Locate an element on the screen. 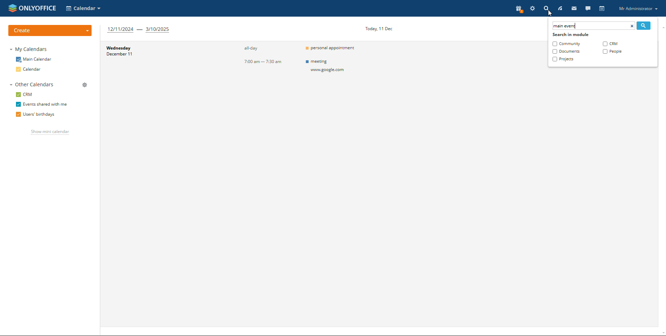 The width and height of the screenshot is (666, 336). calendar is located at coordinates (30, 69).